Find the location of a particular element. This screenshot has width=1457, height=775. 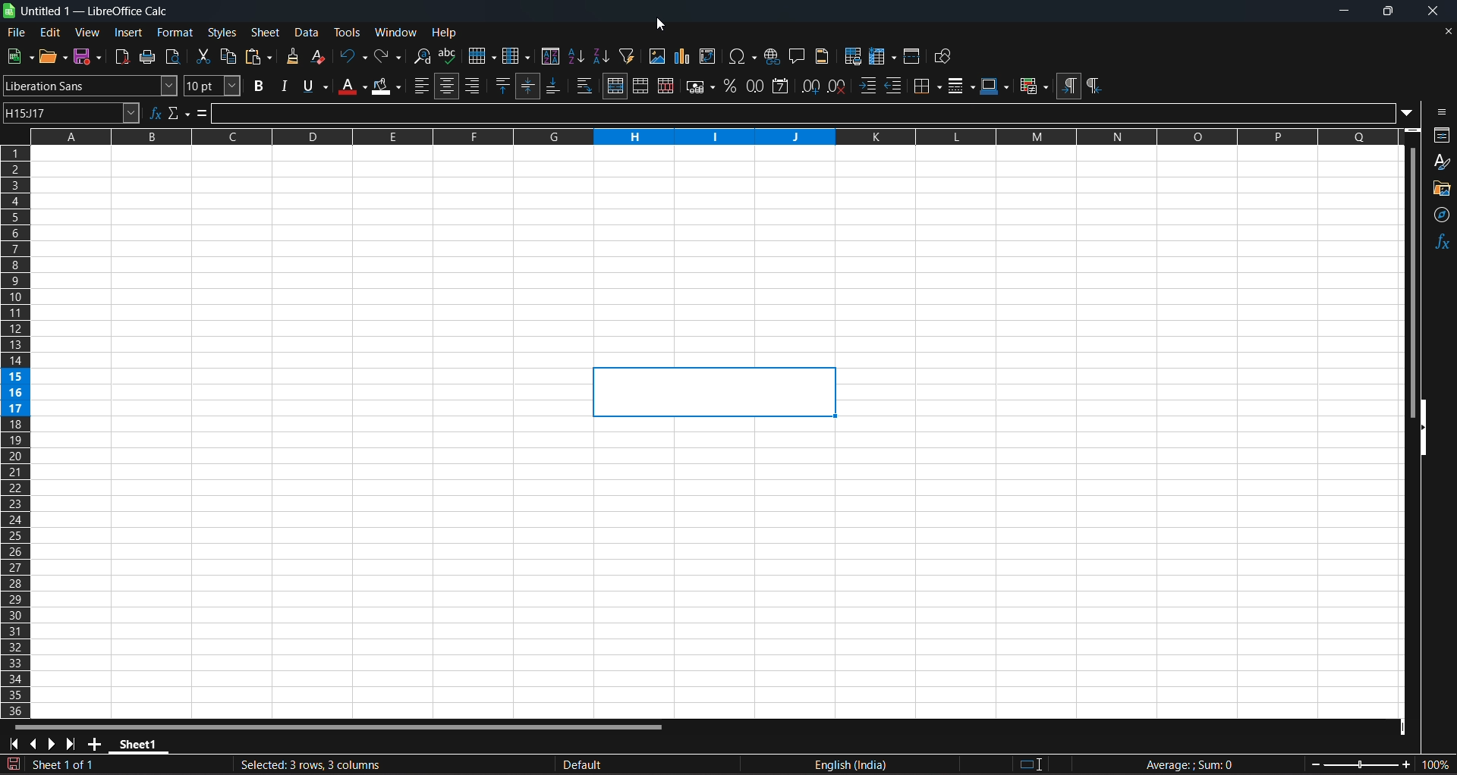

borders is located at coordinates (927, 86).